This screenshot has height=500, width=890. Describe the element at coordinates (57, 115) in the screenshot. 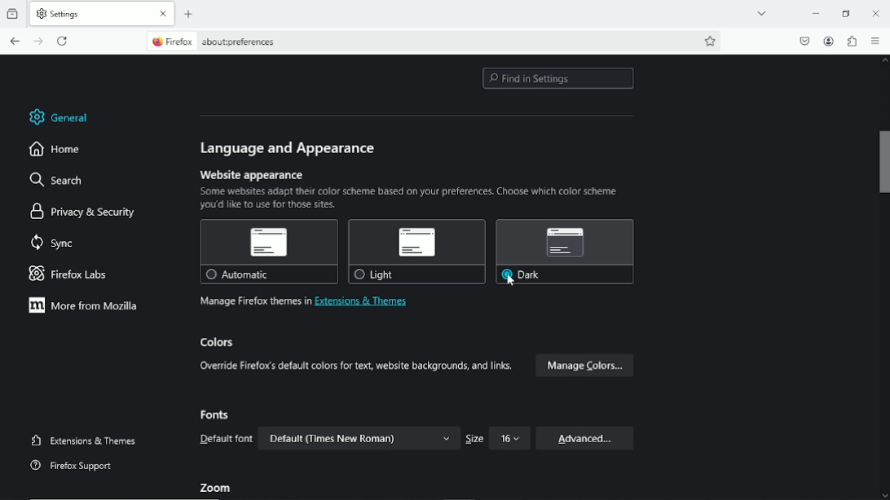

I see `general` at that location.